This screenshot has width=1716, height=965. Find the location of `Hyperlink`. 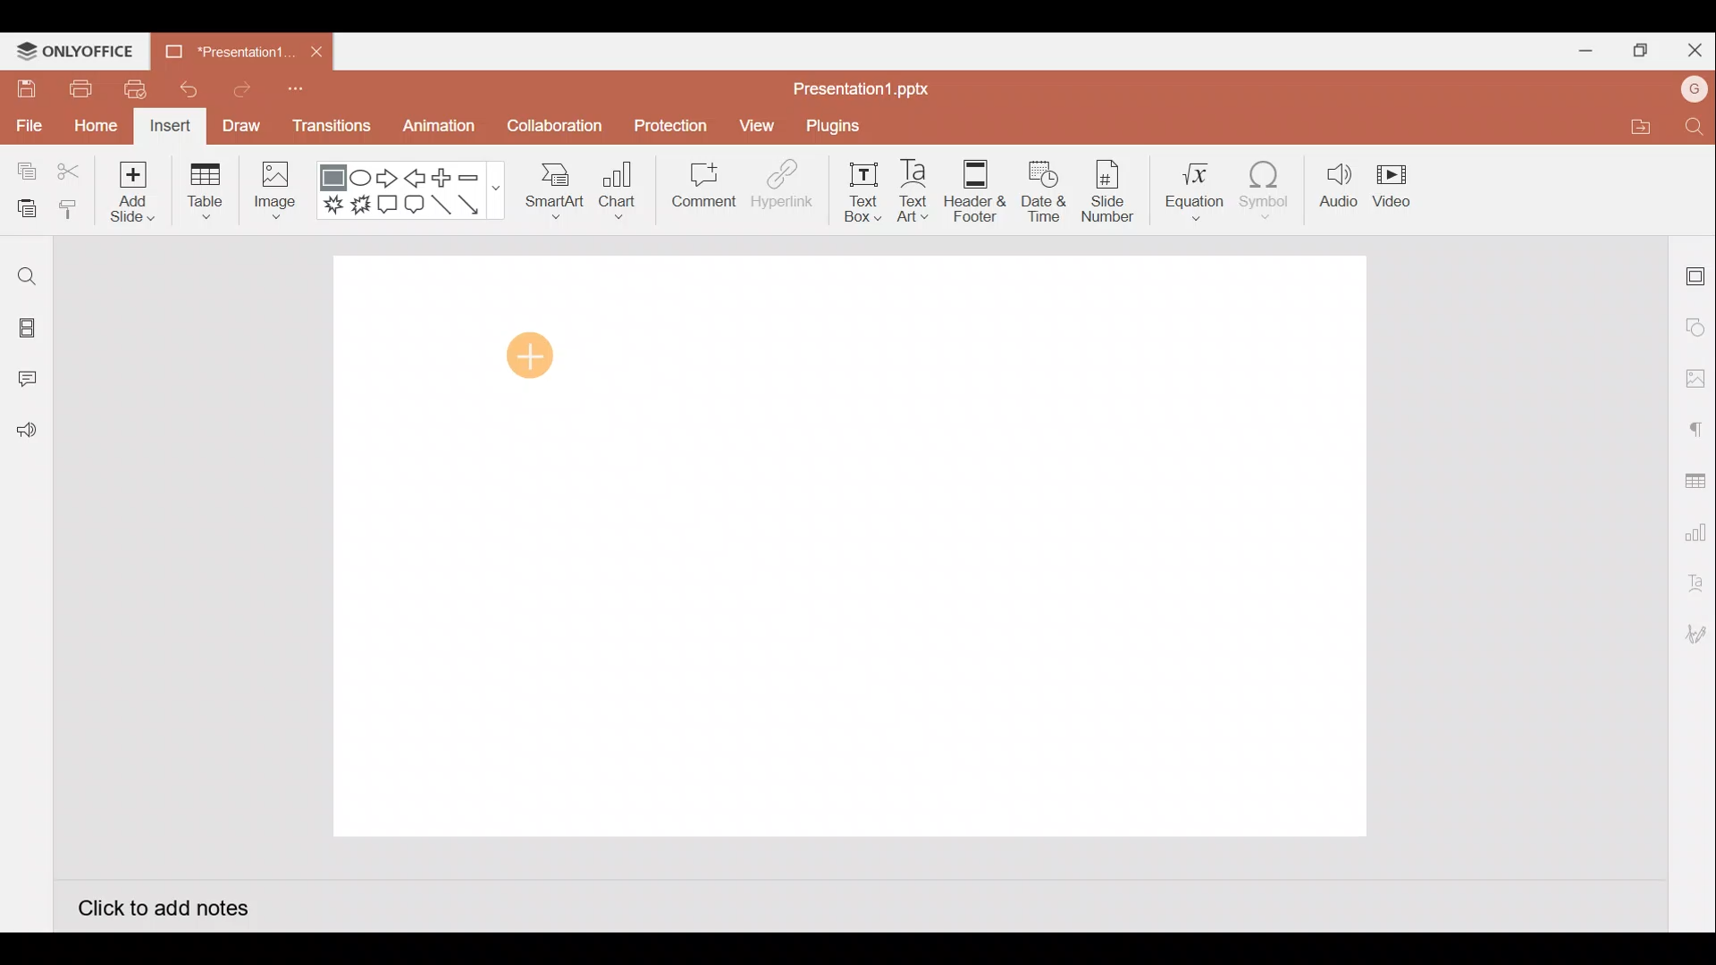

Hyperlink is located at coordinates (778, 187).